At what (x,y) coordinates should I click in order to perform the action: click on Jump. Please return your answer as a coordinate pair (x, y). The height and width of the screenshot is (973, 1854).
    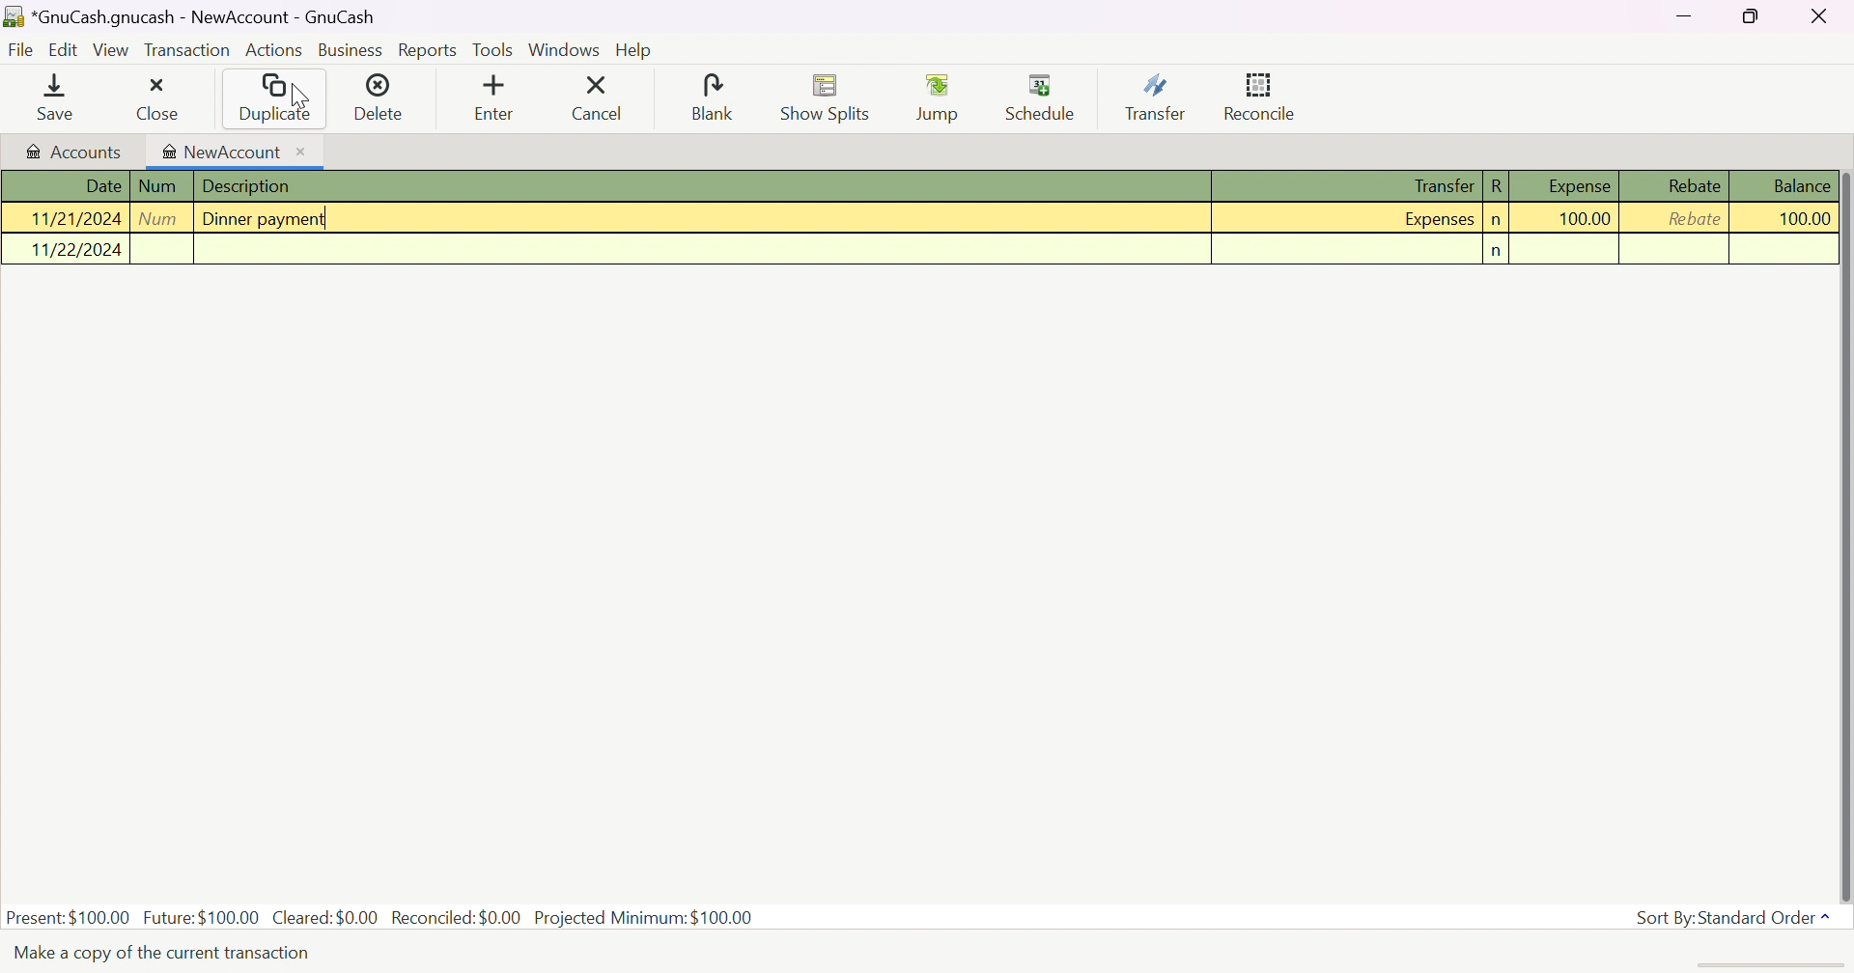
    Looking at the image, I should click on (941, 98).